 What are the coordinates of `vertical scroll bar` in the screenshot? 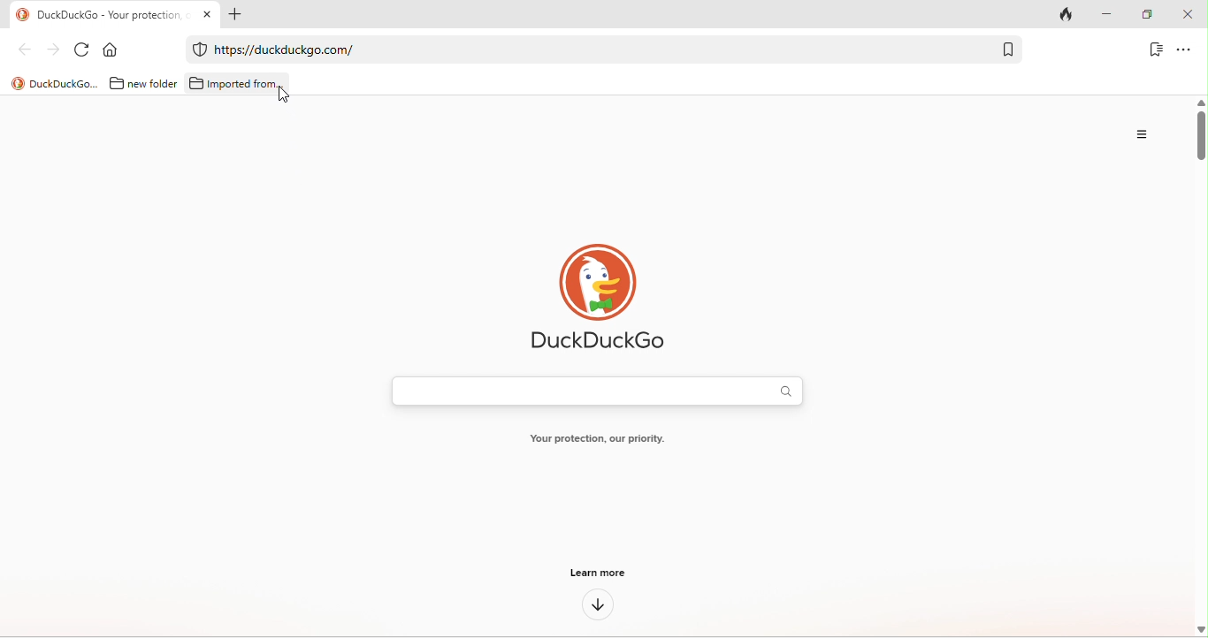 It's located at (1200, 134).